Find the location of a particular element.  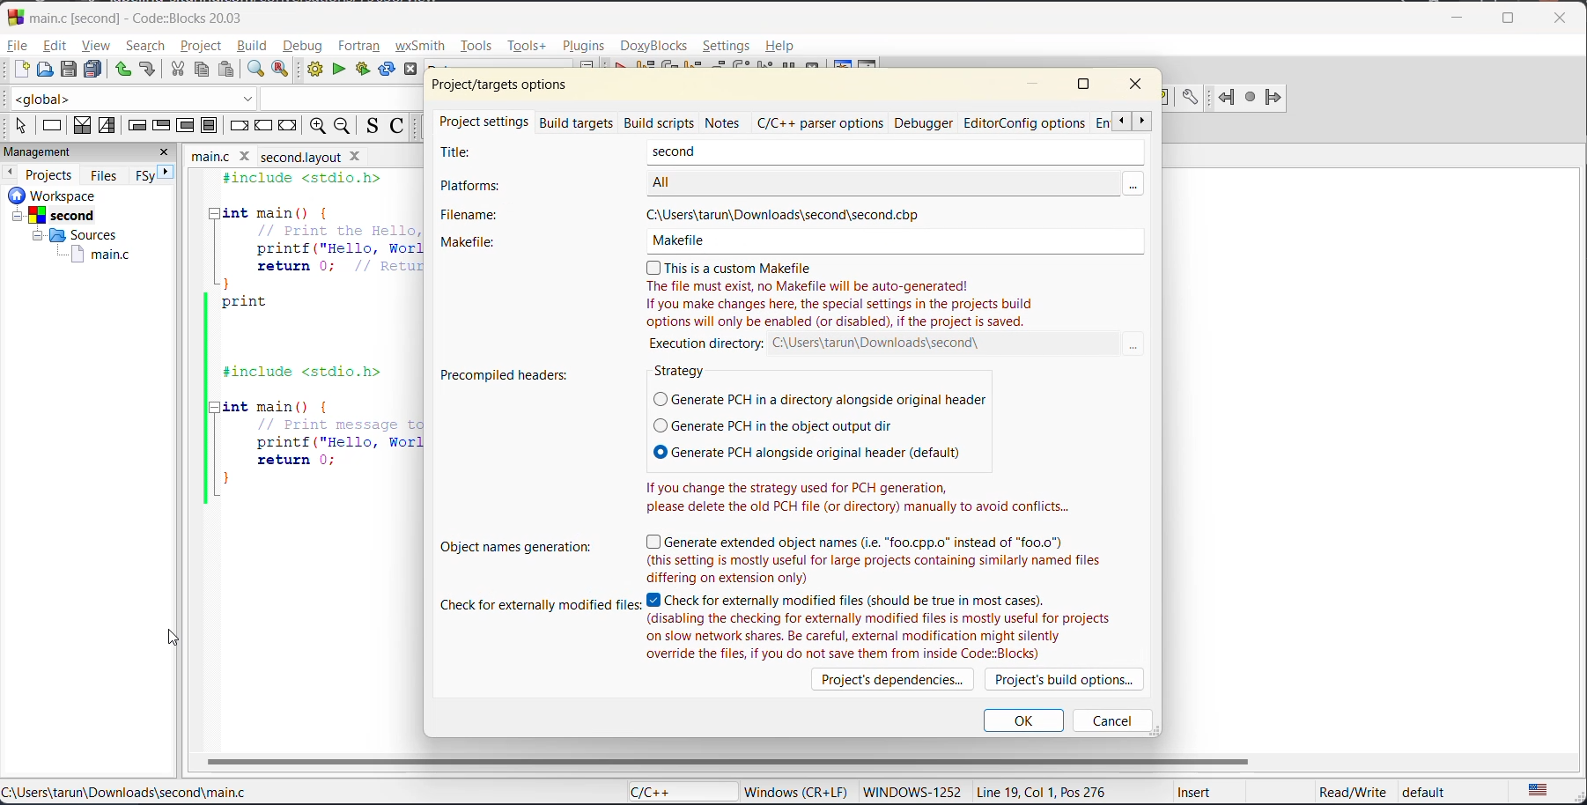

maximize is located at coordinates (1087, 89).